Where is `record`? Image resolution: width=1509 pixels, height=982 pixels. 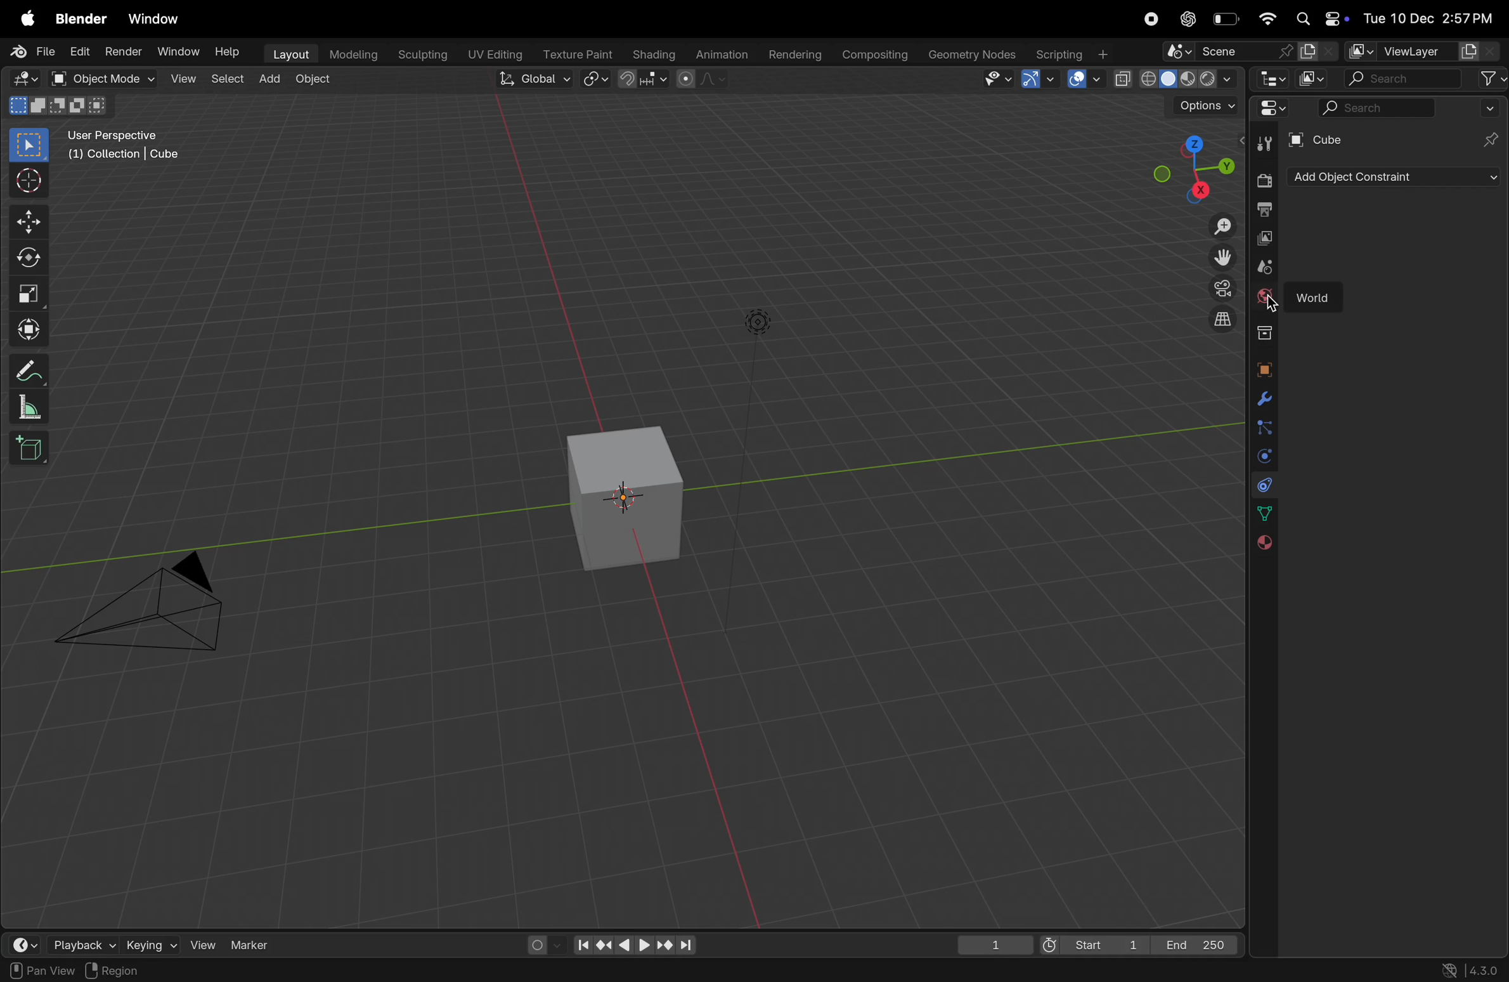 record is located at coordinates (1151, 18).